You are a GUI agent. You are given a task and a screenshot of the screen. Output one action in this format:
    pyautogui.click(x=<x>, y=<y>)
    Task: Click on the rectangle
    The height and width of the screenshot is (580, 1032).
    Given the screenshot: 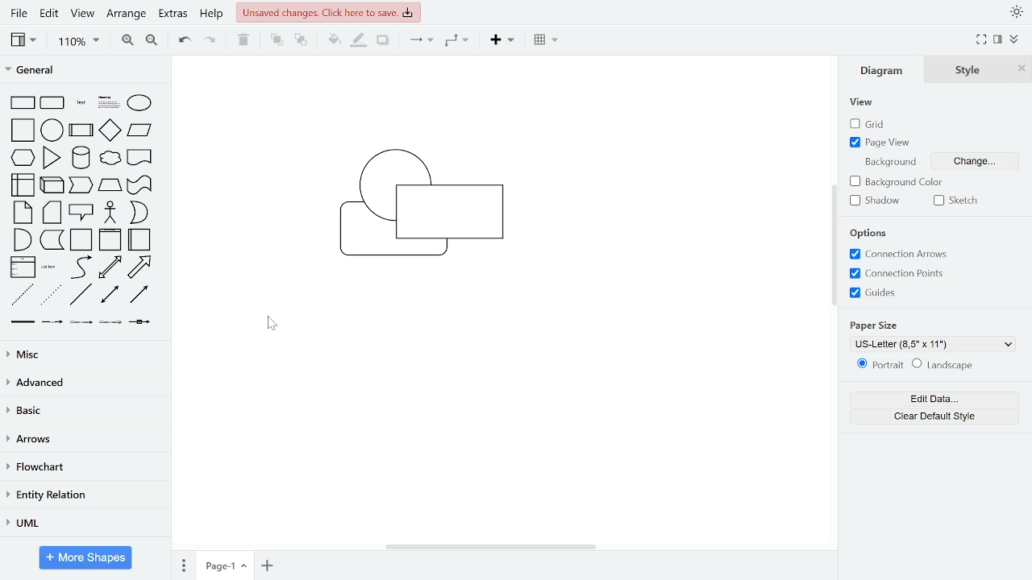 What is the action you would take?
    pyautogui.click(x=22, y=103)
    